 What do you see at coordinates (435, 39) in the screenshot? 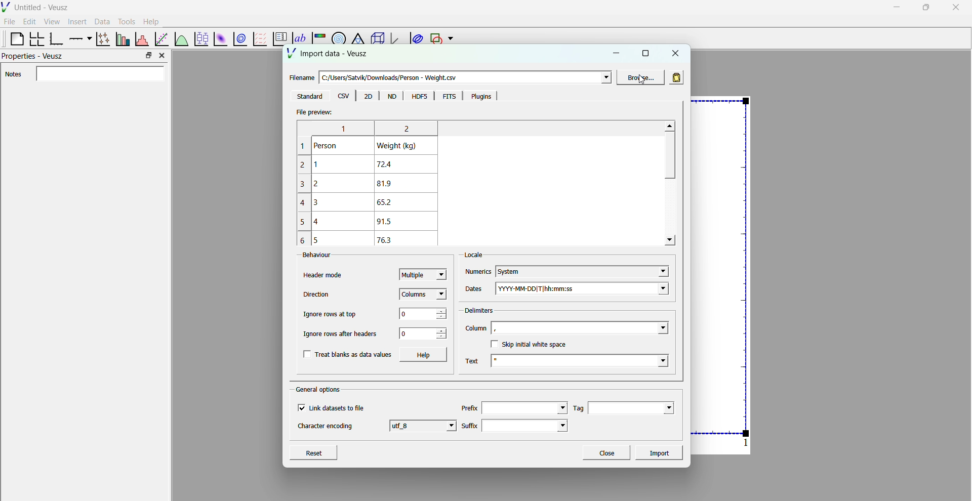
I see `add a shape to the plot` at bounding box center [435, 39].